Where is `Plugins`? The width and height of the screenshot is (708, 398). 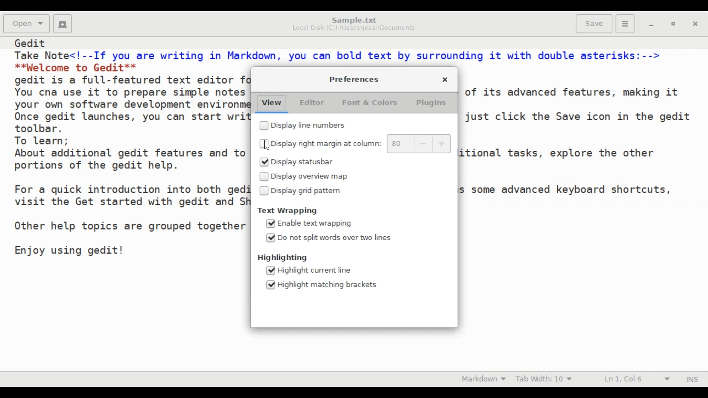 Plugins is located at coordinates (432, 102).